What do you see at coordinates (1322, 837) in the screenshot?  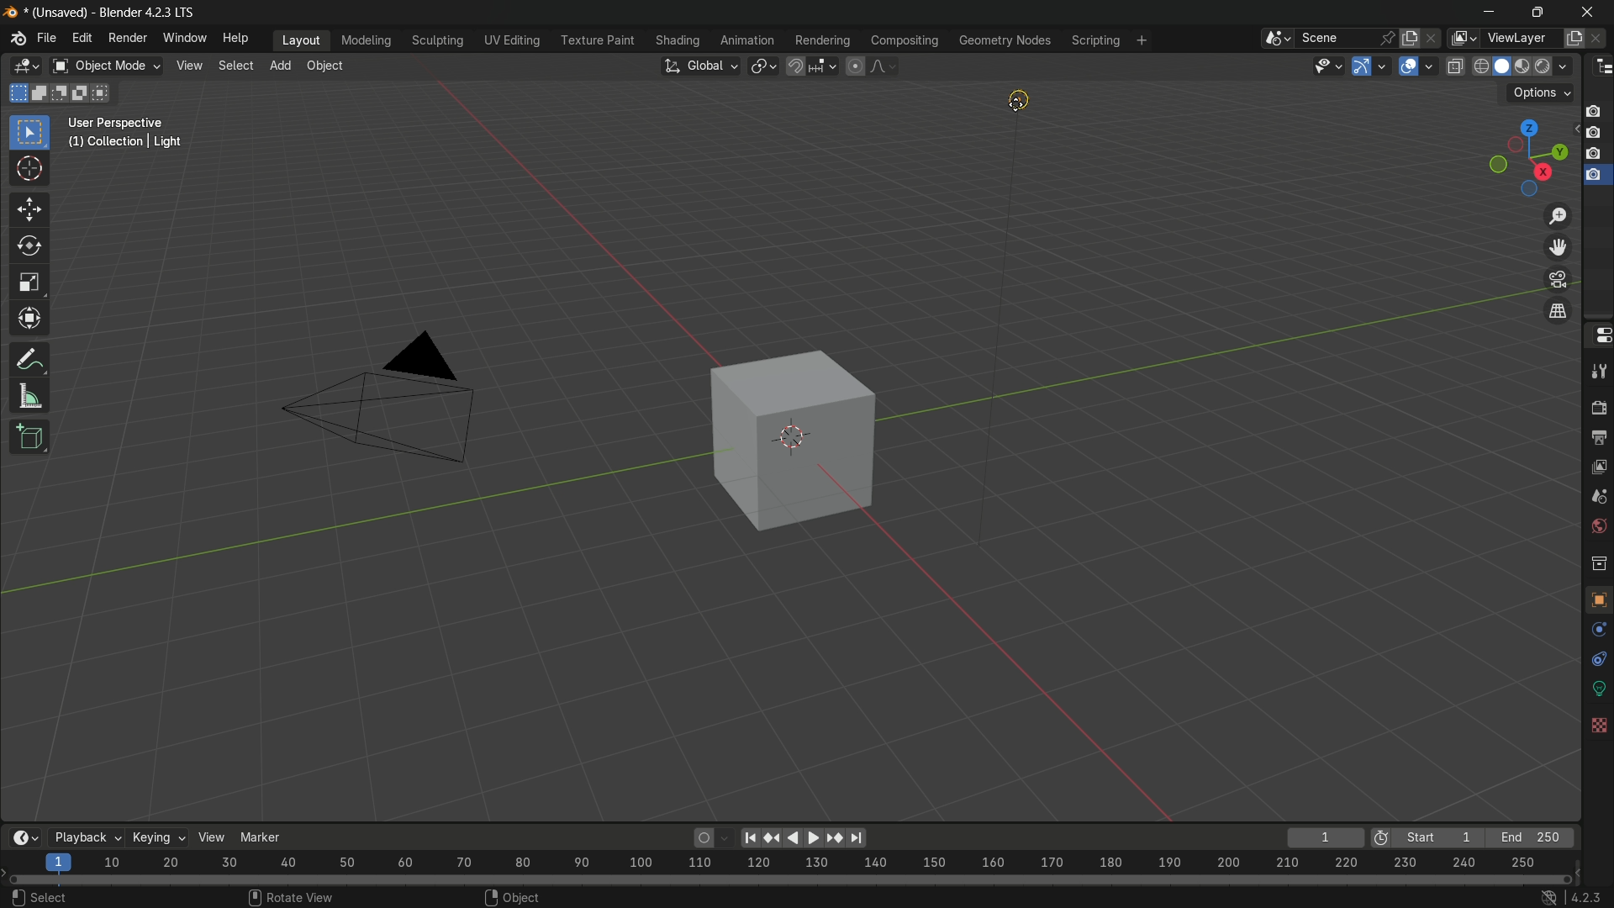 I see `current key frame` at bounding box center [1322, 837].